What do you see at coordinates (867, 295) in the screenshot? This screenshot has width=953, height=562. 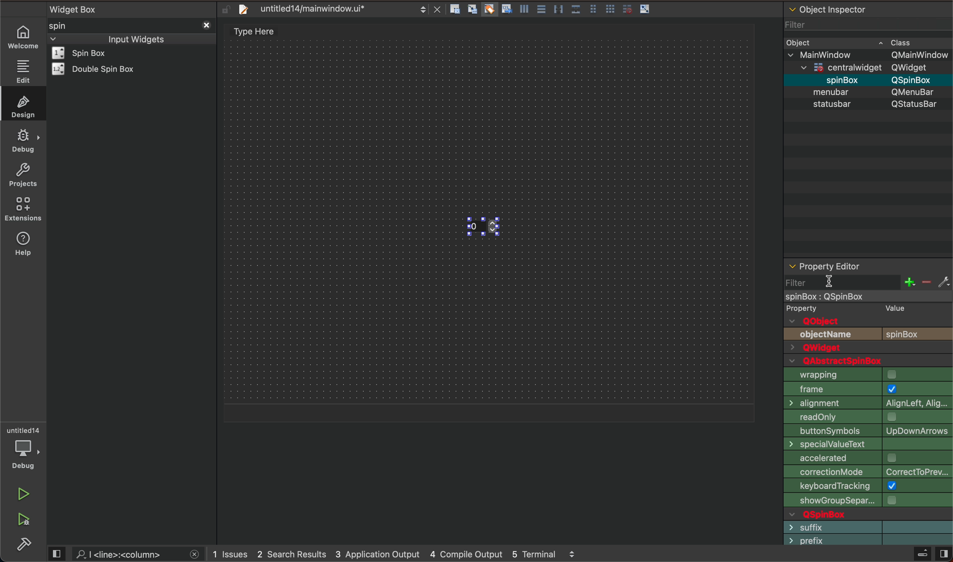 I see `object selected` at bounding box center [867, 295].